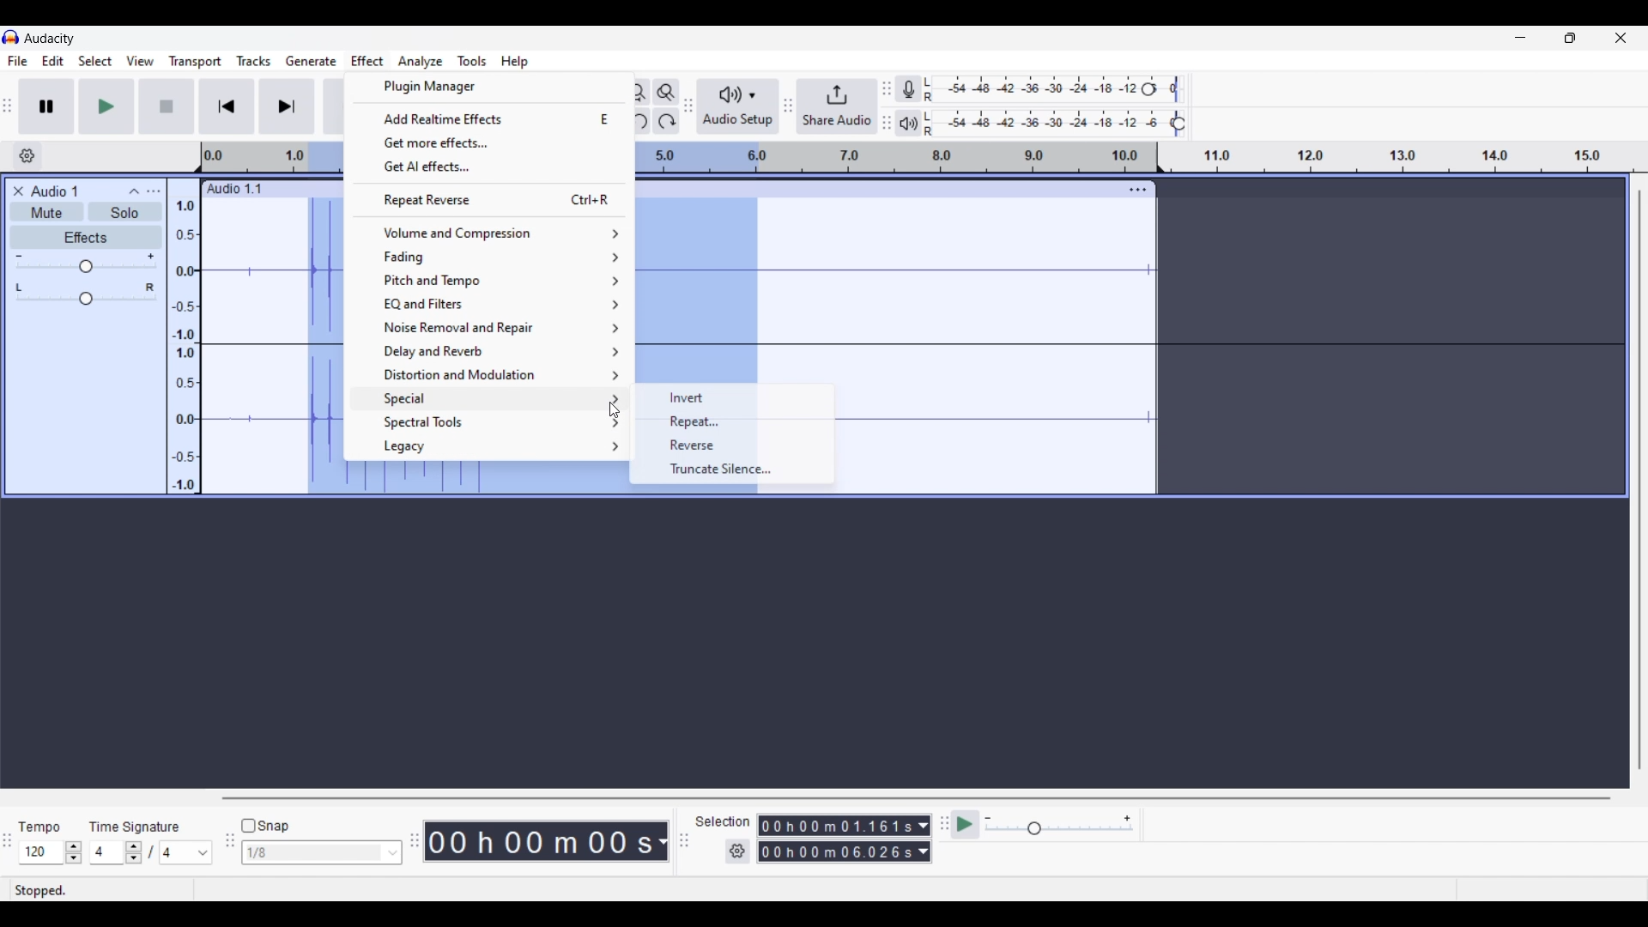  Describe the element at coordinates (86, 266) in the screenshot. I see `Gain` at that location.